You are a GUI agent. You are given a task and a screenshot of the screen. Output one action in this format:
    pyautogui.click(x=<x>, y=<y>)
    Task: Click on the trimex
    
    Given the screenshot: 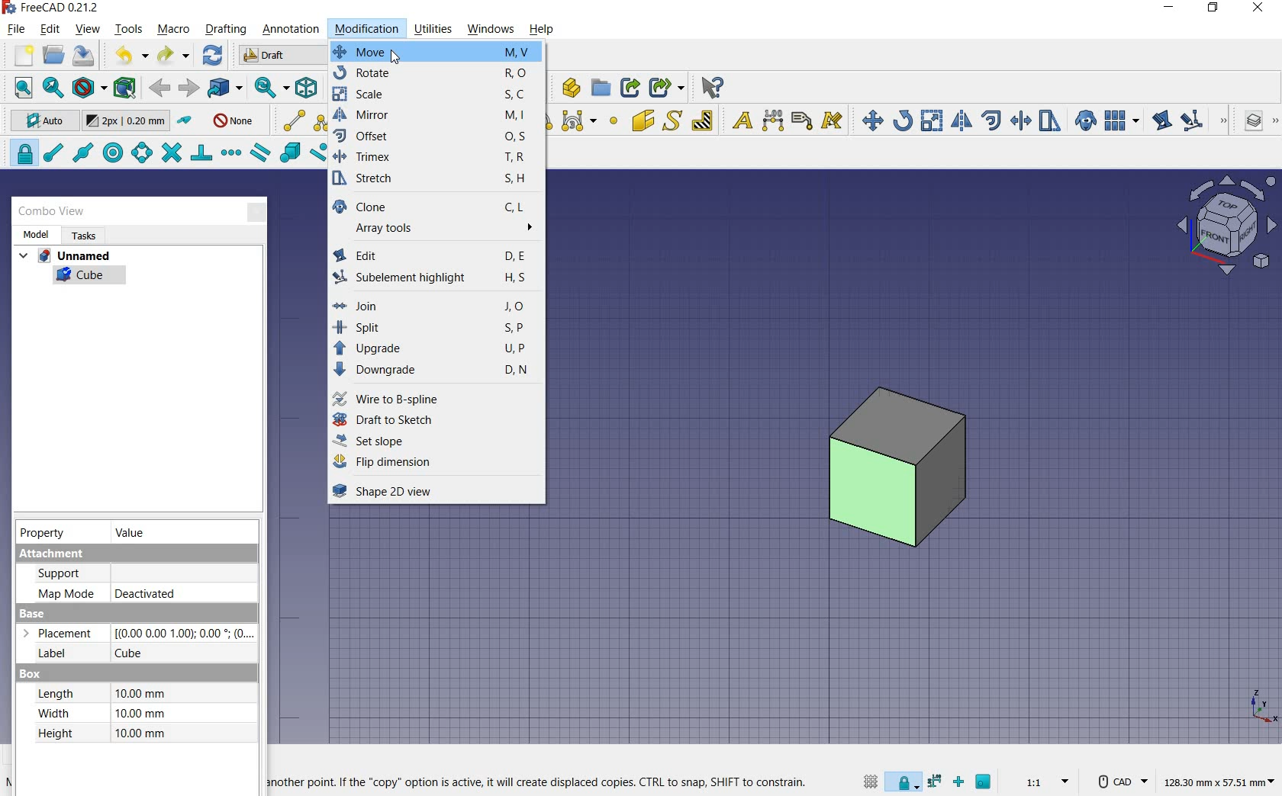 What is the action you would take?
    pyautogui.click(x=1020, y=120)
    